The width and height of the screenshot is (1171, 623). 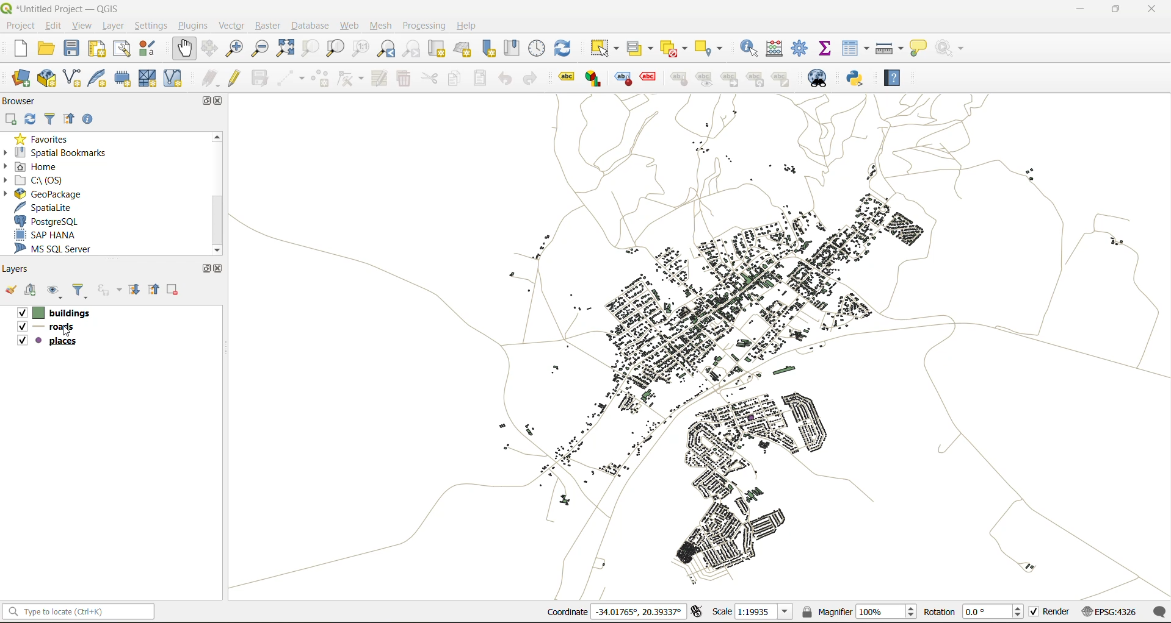 What do you see at coordinates (83, 291) in the screenshot?
I see `filter` at bounding box center [83, 291].